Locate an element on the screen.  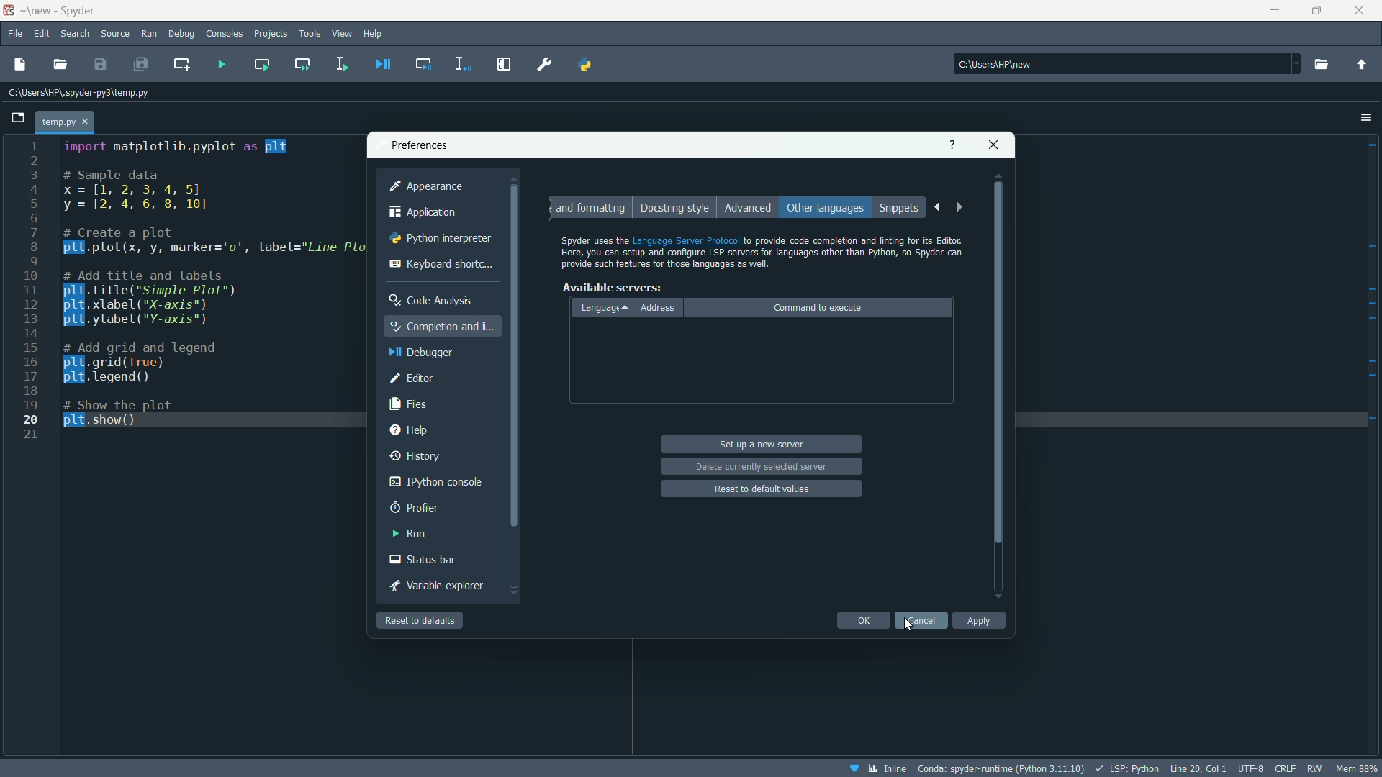
help is located at coordinates (374, 32).